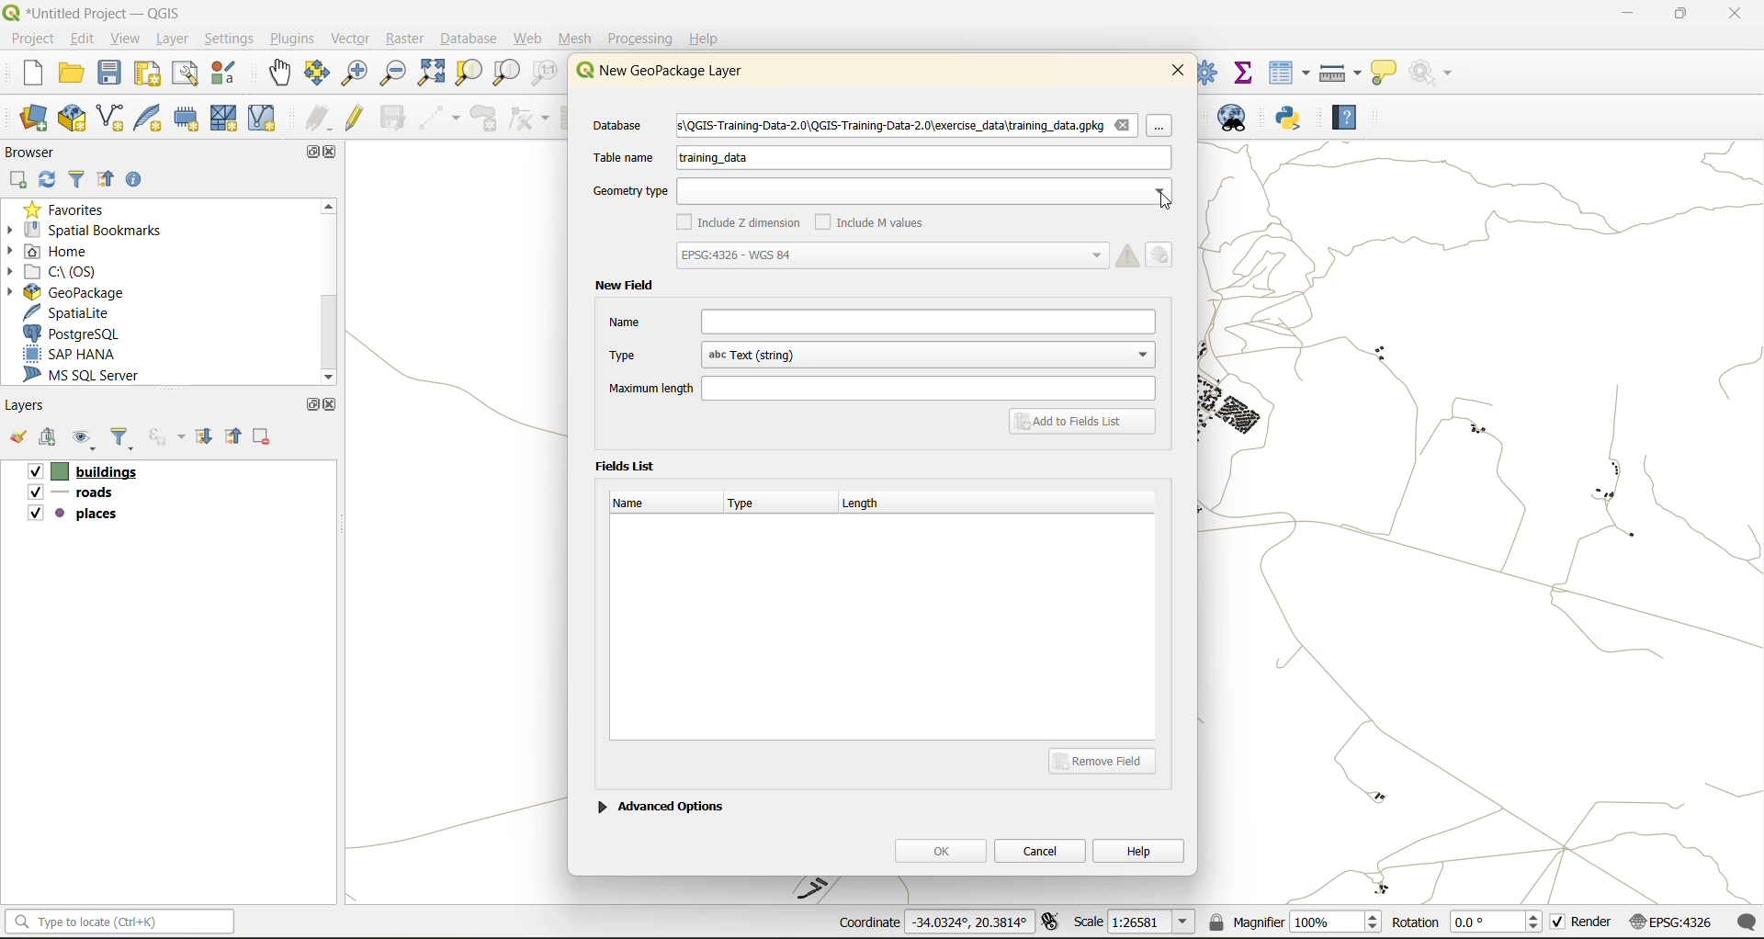  Describe the element at coordinates (1467, 923) in the screenshot. I see `rotation` at that location.